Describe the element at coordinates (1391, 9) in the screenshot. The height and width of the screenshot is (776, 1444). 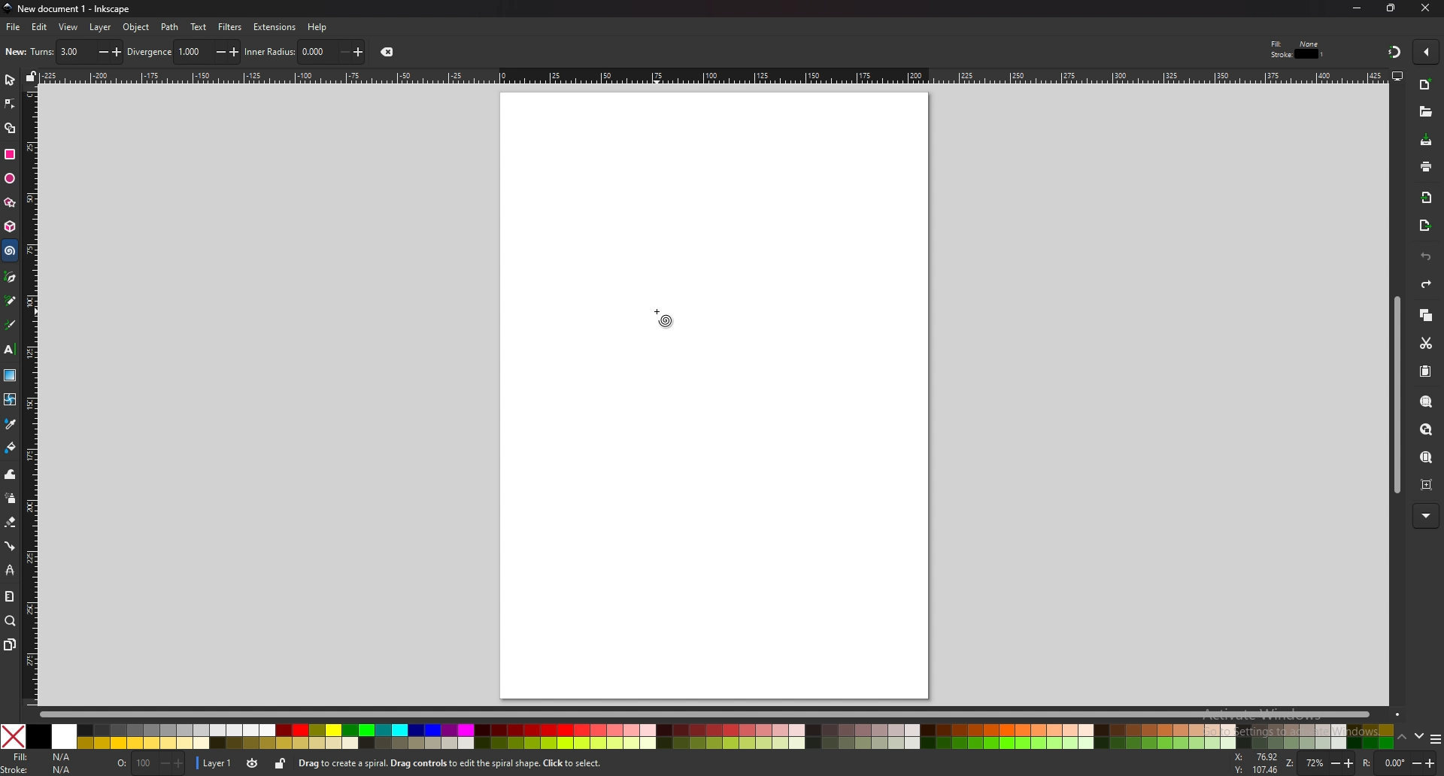
I see `resize` at that location.